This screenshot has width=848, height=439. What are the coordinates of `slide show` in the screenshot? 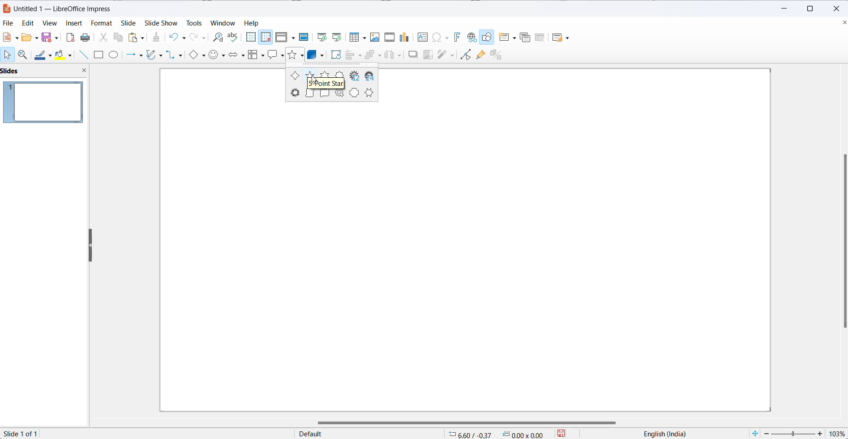 It's located at (161, 23).